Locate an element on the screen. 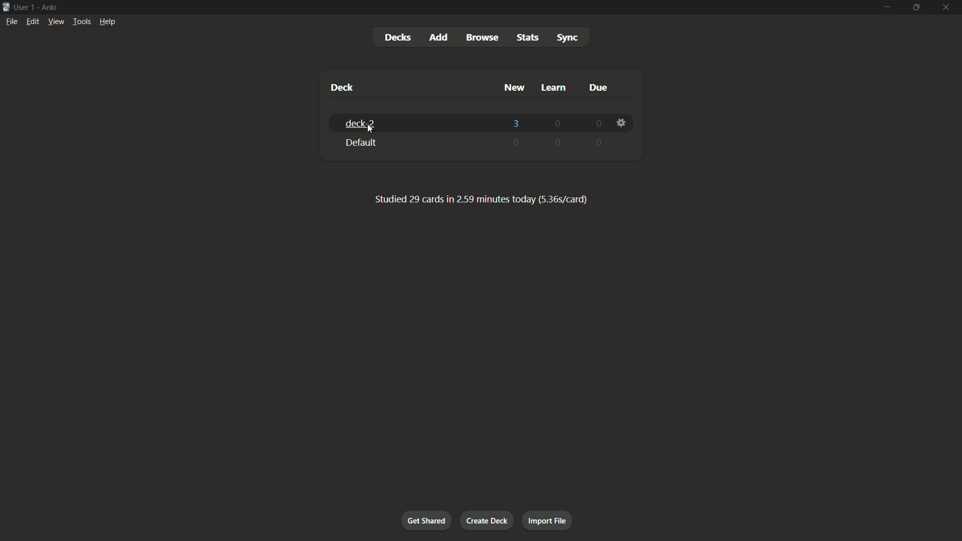 Image resolution: width=962 pixels, height=541 pixels. import file is located at coordinates (549, 520).